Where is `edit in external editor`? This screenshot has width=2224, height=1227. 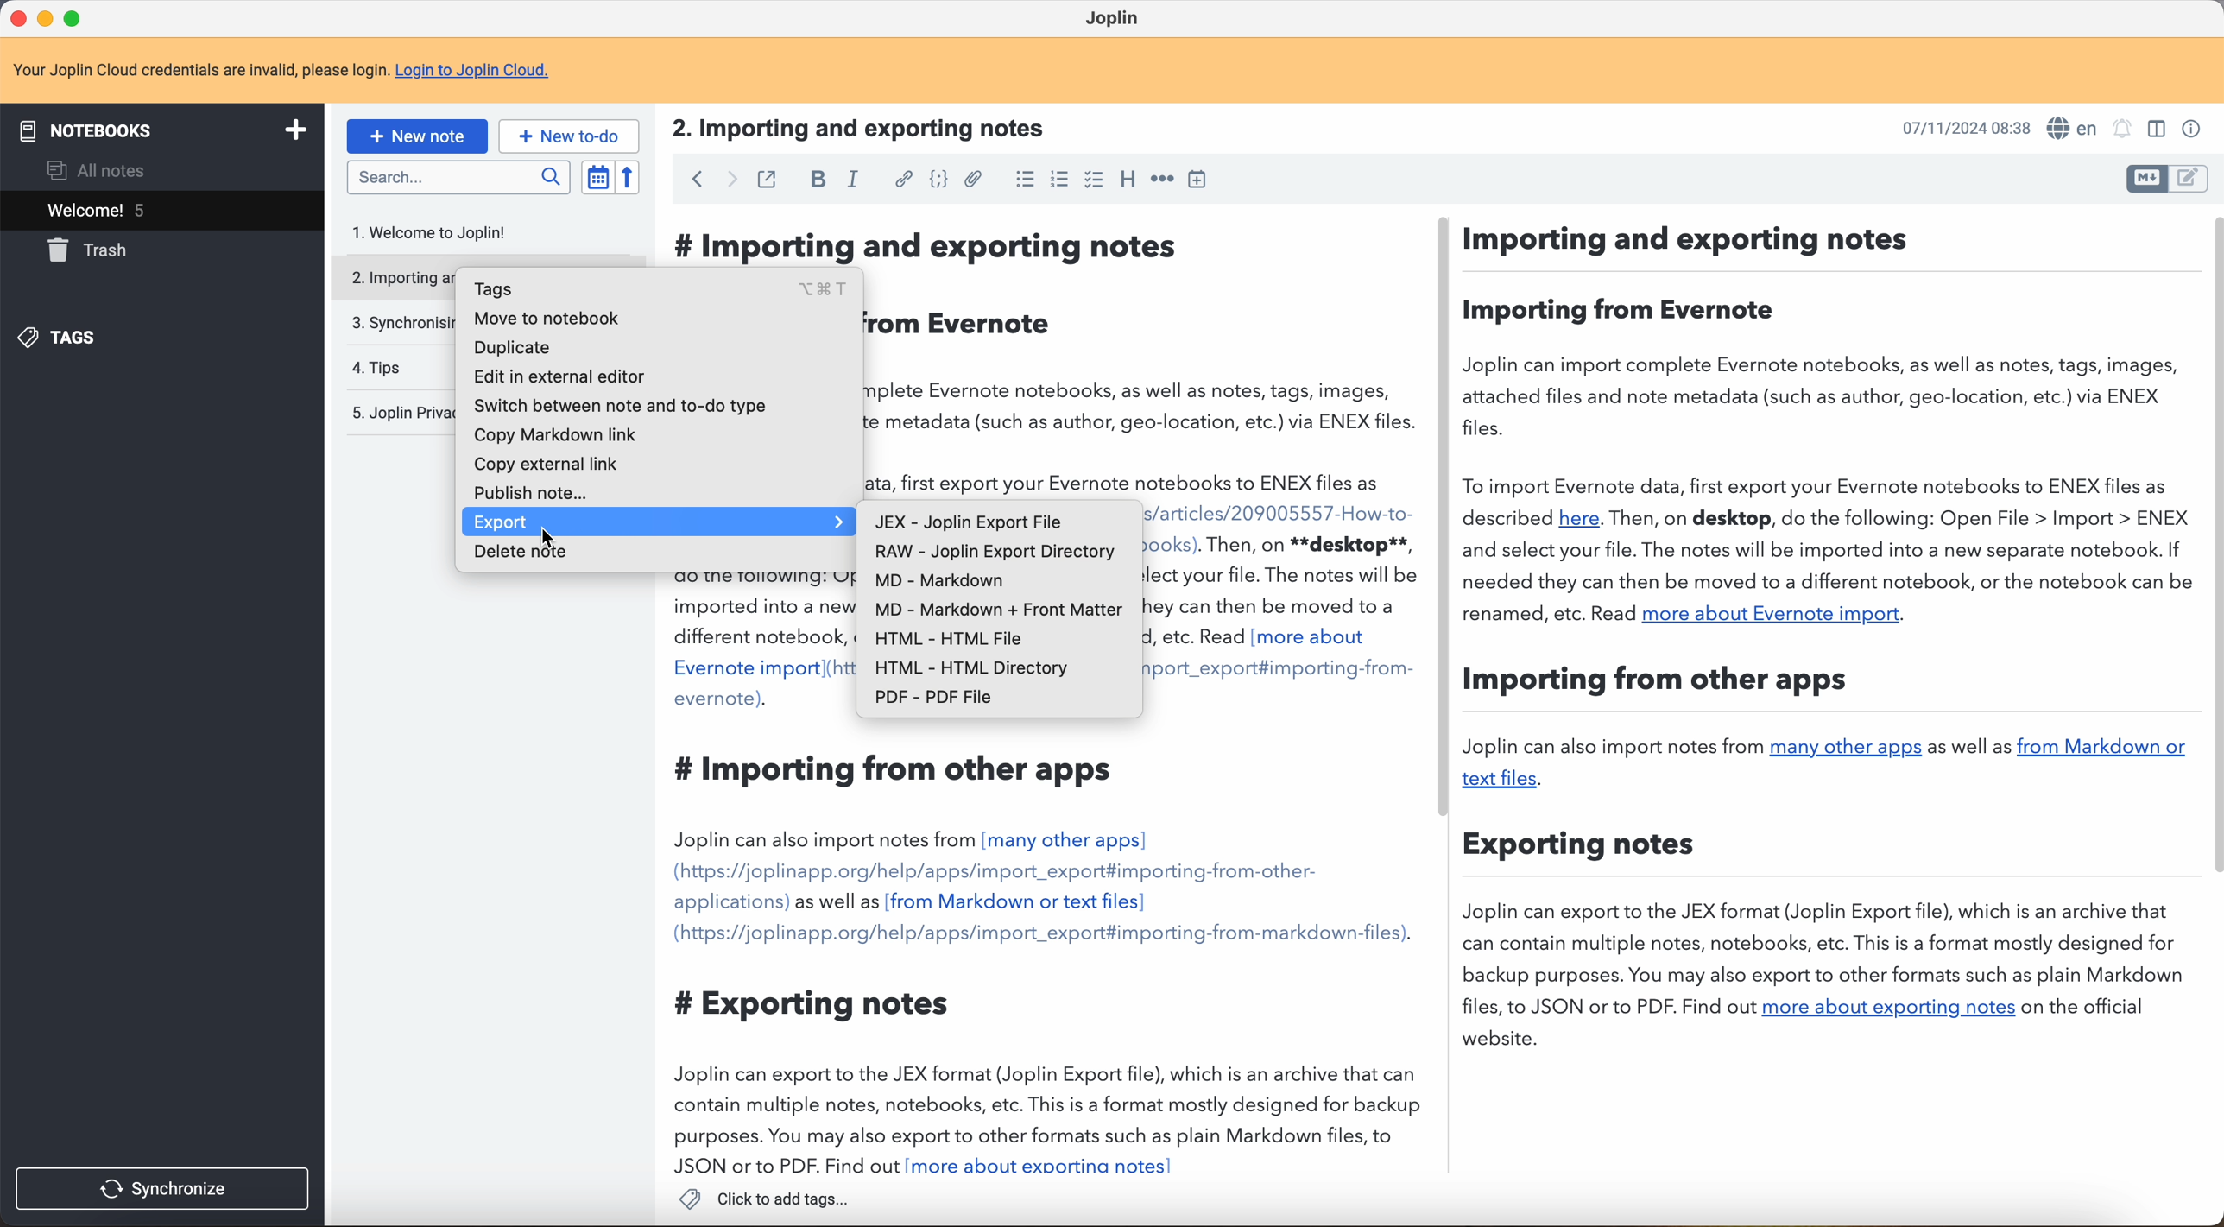 edit in external editor is located at coordinates (559, 377).